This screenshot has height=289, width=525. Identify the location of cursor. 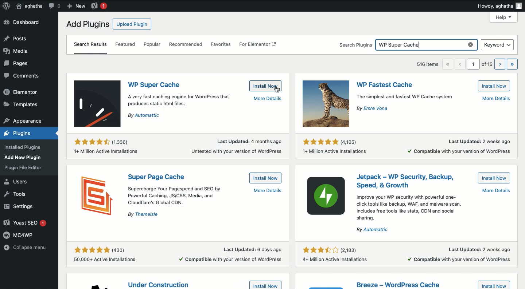
(275, 89).